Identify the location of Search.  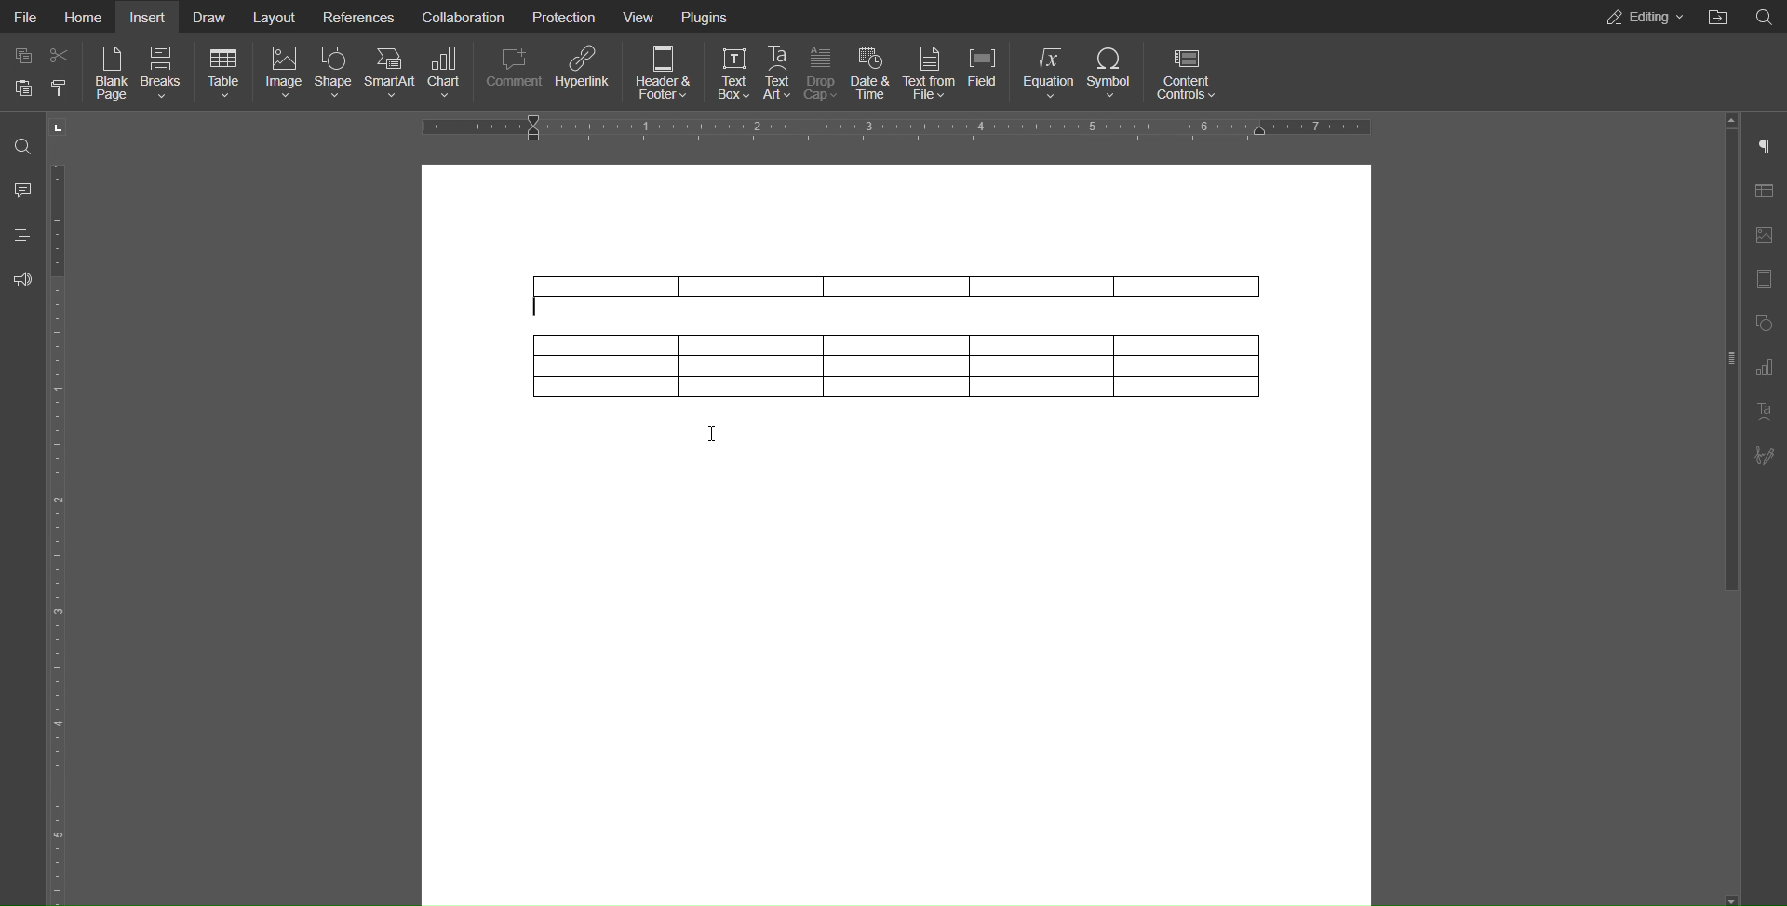
(1763, 16).